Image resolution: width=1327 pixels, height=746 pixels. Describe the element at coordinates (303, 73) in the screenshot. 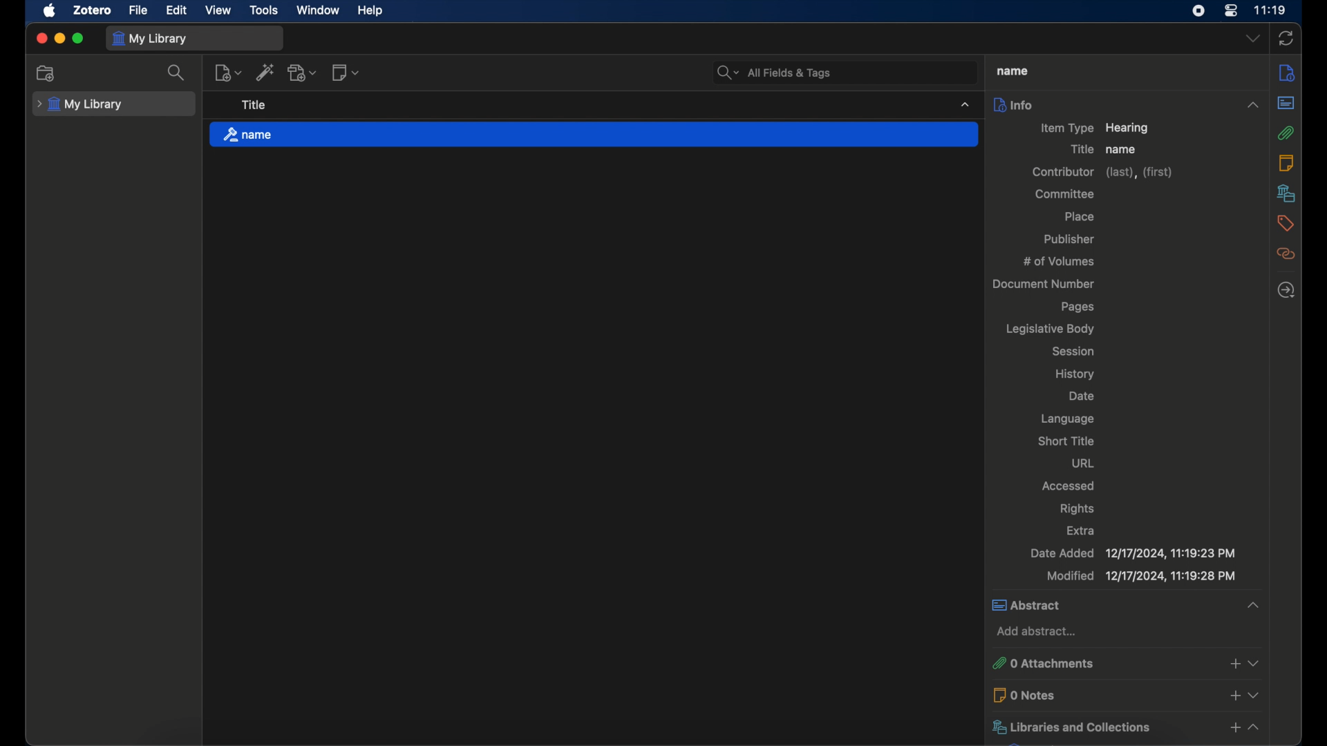

I see `add attachment` at that location.